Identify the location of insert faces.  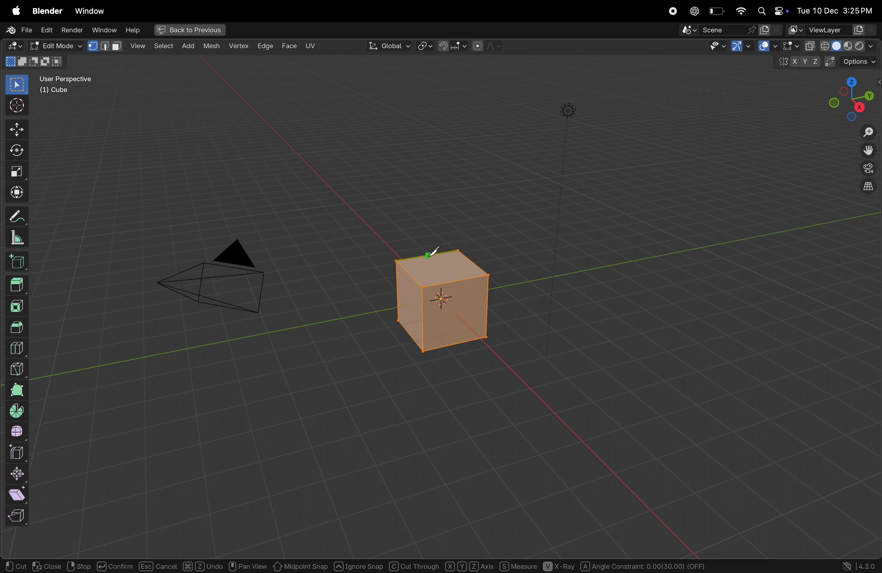
(19, 305).